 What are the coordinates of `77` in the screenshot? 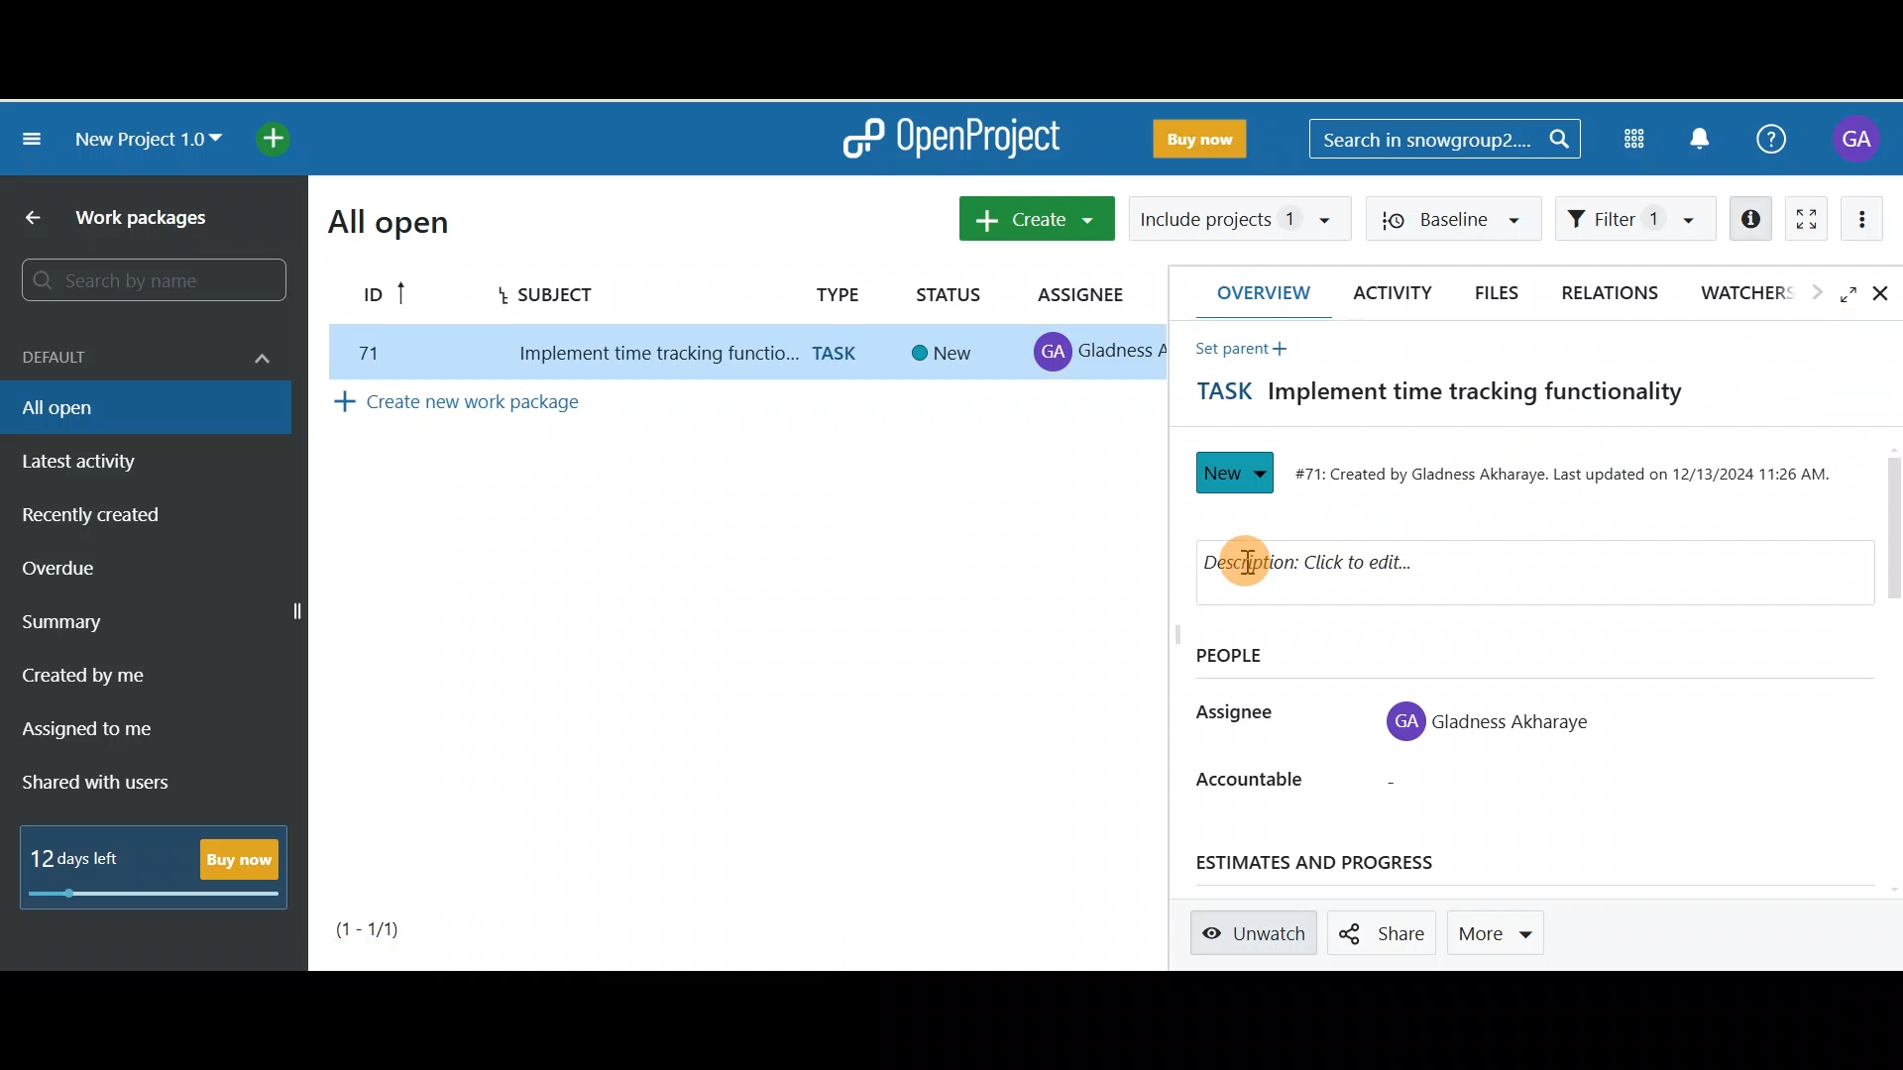 It's located at (364, 353).